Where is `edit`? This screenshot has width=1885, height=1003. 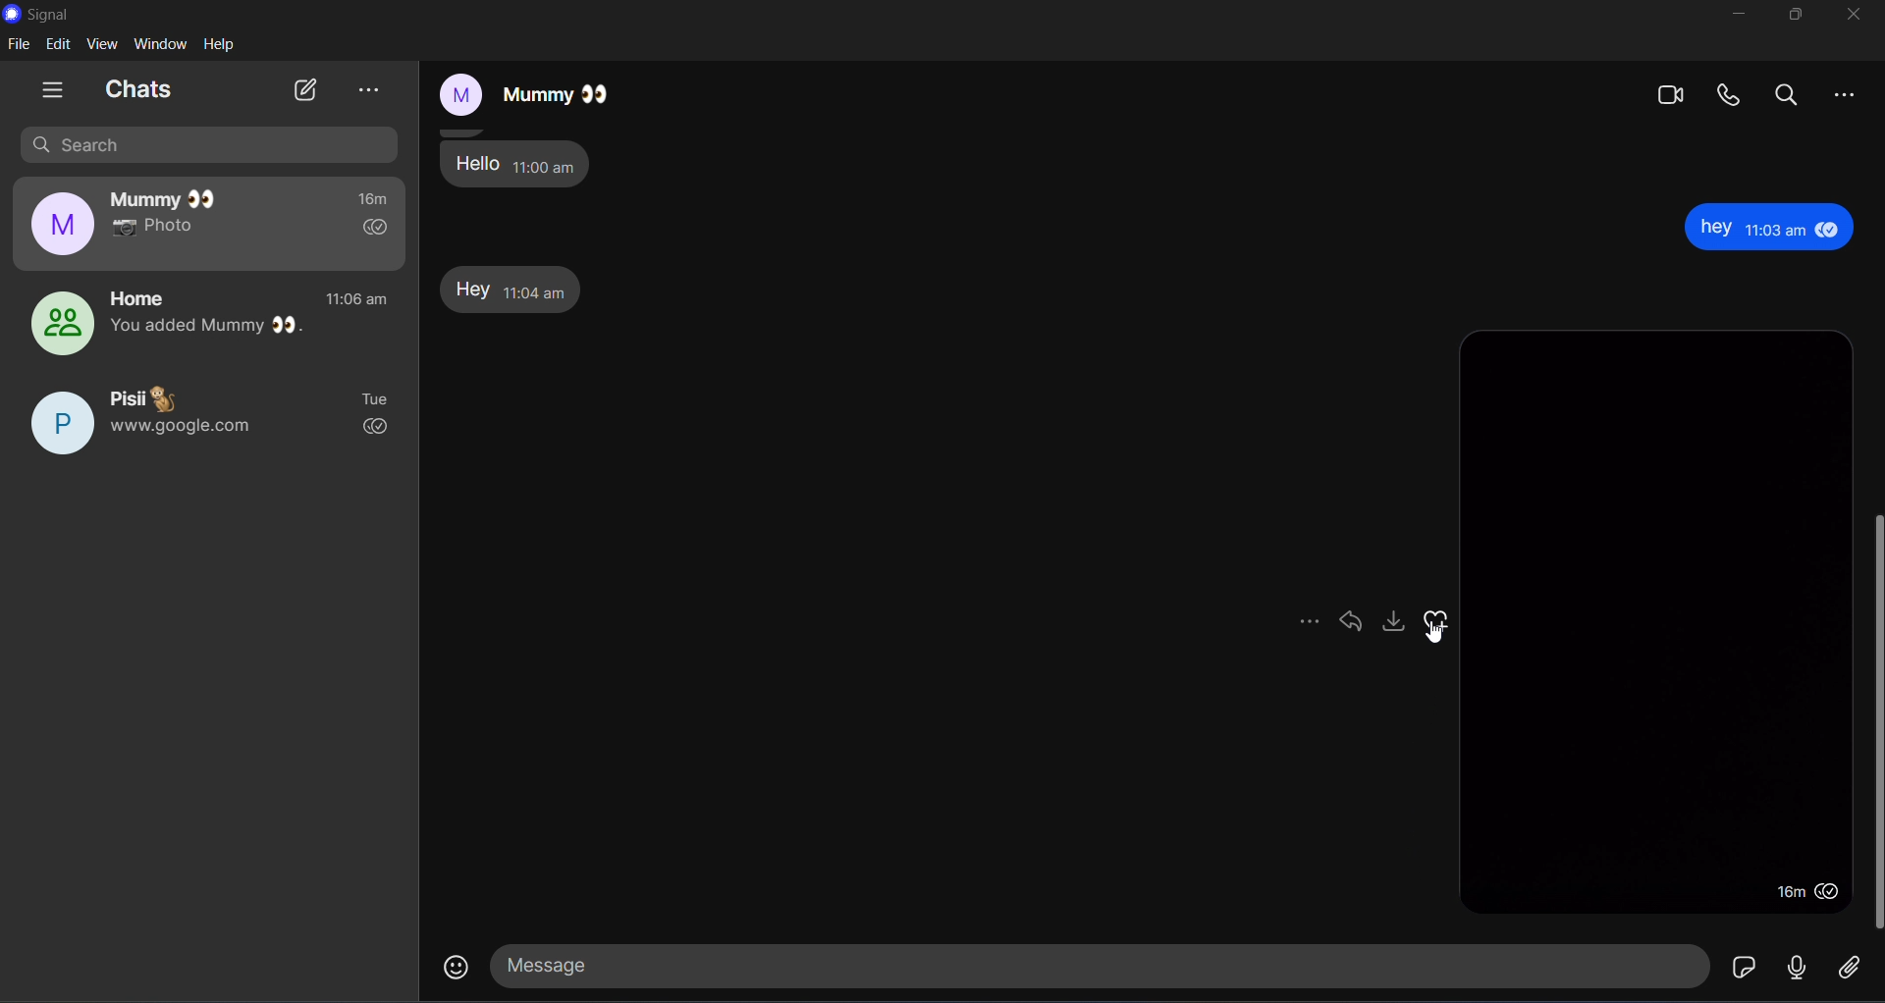 edit is located at coordinates (59, 44).